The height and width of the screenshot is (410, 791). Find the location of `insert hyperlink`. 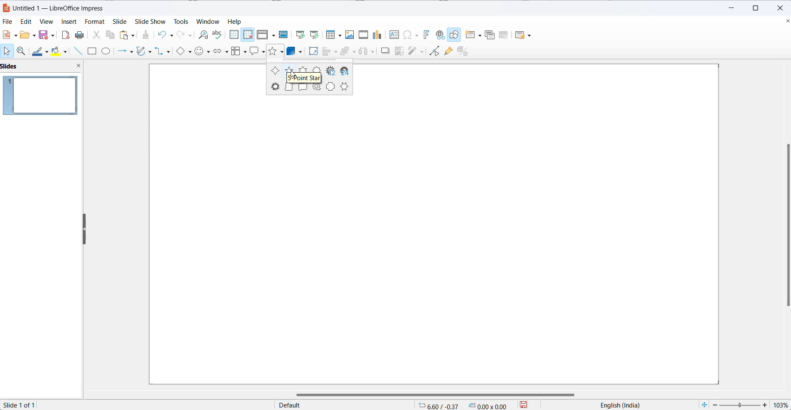

insert hyperlink is located at coordinates (440, 35).